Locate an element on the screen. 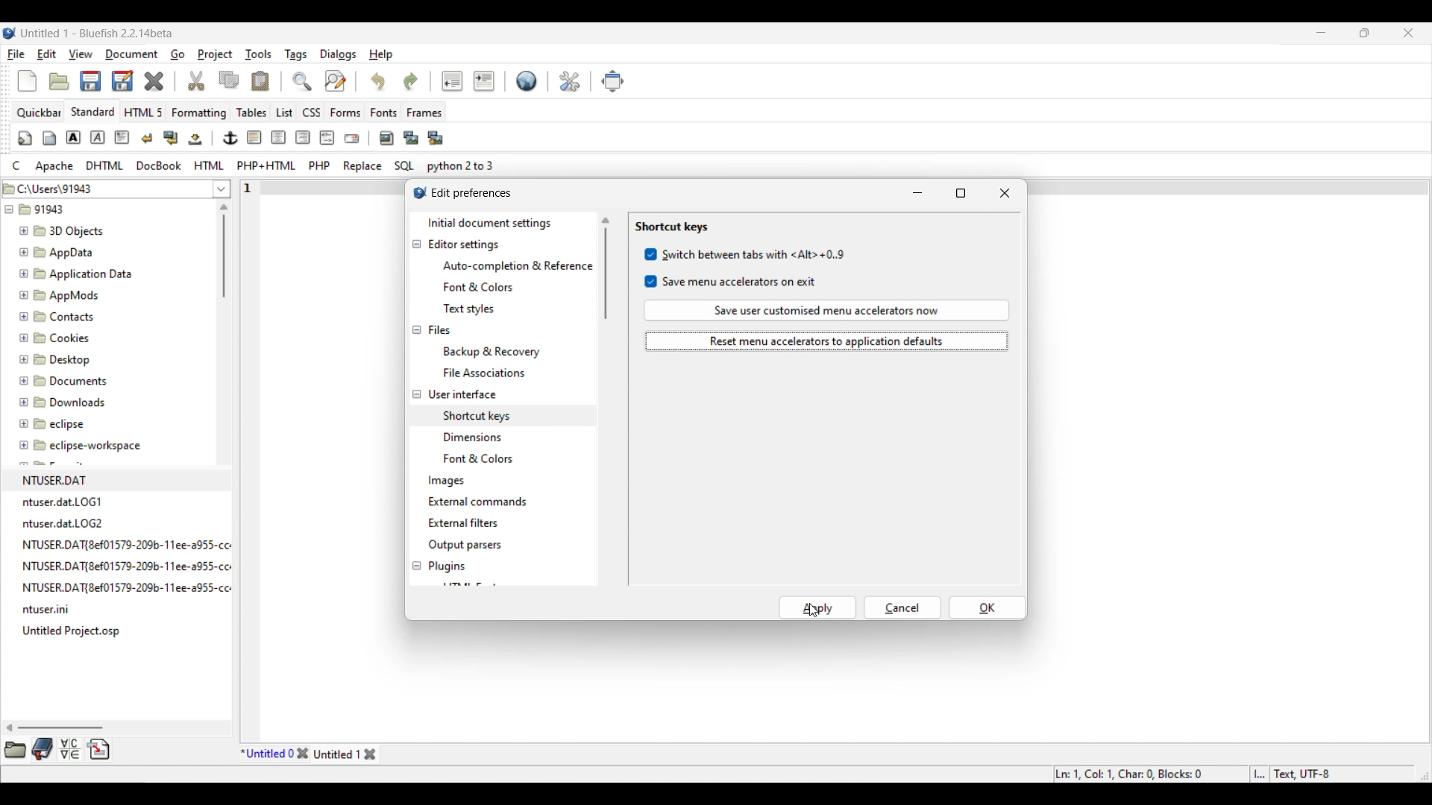 The height and width of the screenshot is (805, 1432). Files settings is located at coordinates (439, 330).